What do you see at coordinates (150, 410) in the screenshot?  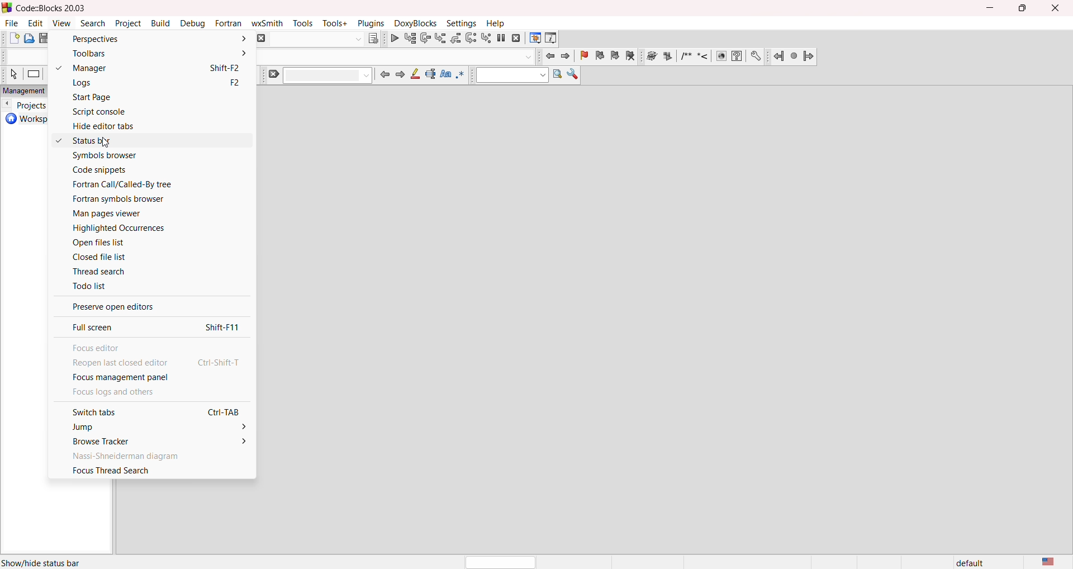 I see `switch tabs` at bounding box center [150, 410].